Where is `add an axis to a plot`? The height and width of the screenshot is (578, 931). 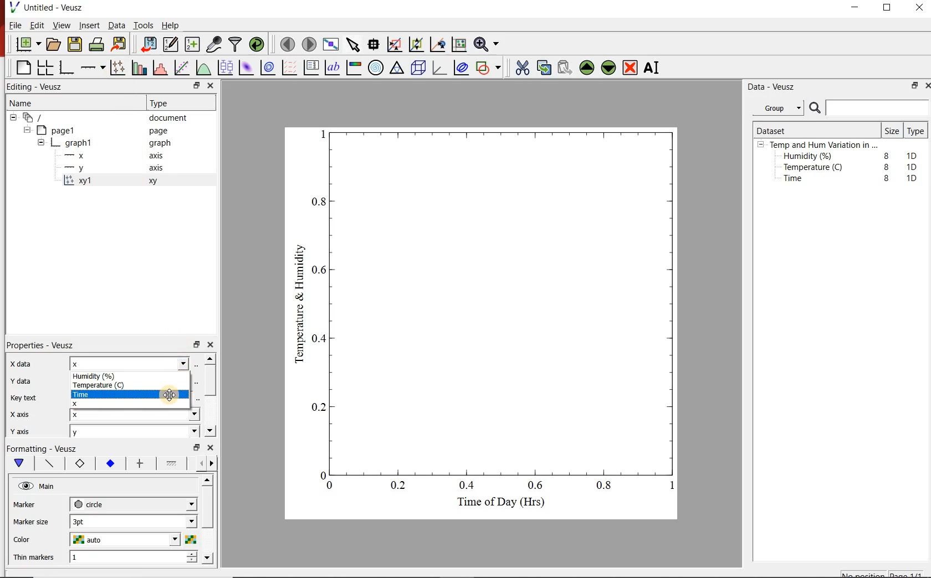 add an axis to a plot is located at coordinates (94, 66).